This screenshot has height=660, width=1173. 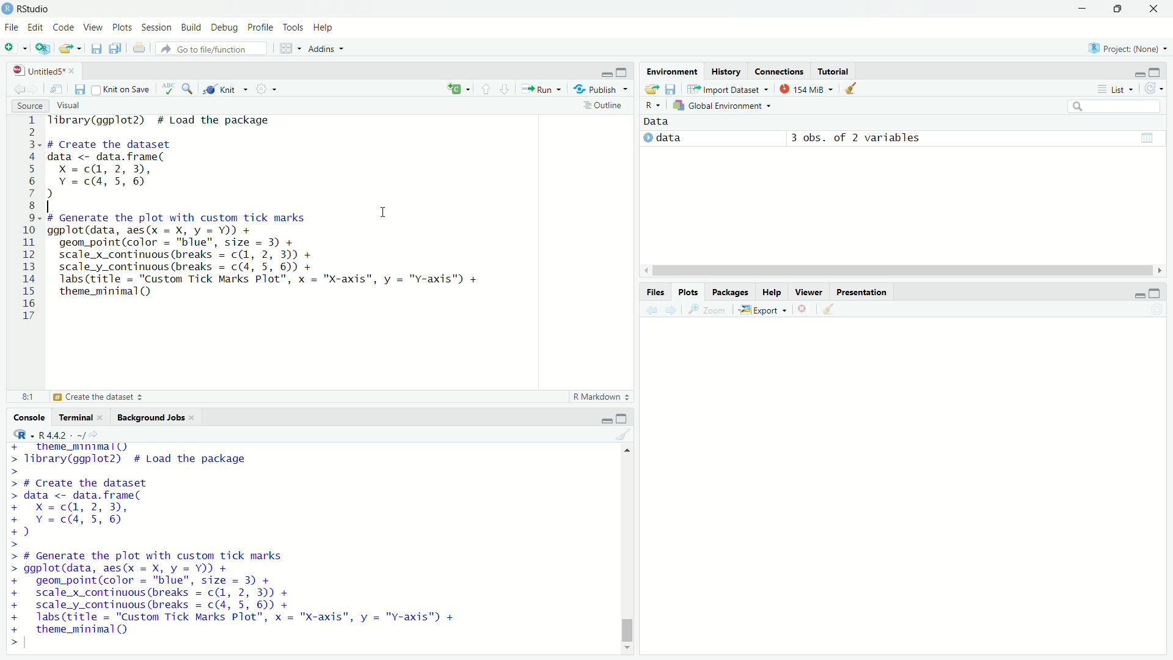 I want to click on select language, so click(x=18, y=435).